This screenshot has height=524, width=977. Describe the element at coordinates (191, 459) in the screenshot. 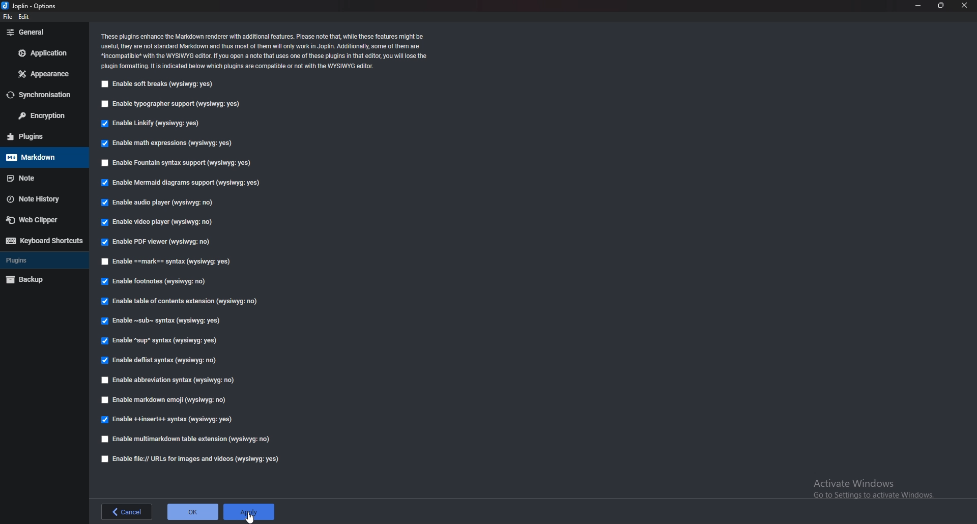

I see `Enable file urls for images and videos` at that location.